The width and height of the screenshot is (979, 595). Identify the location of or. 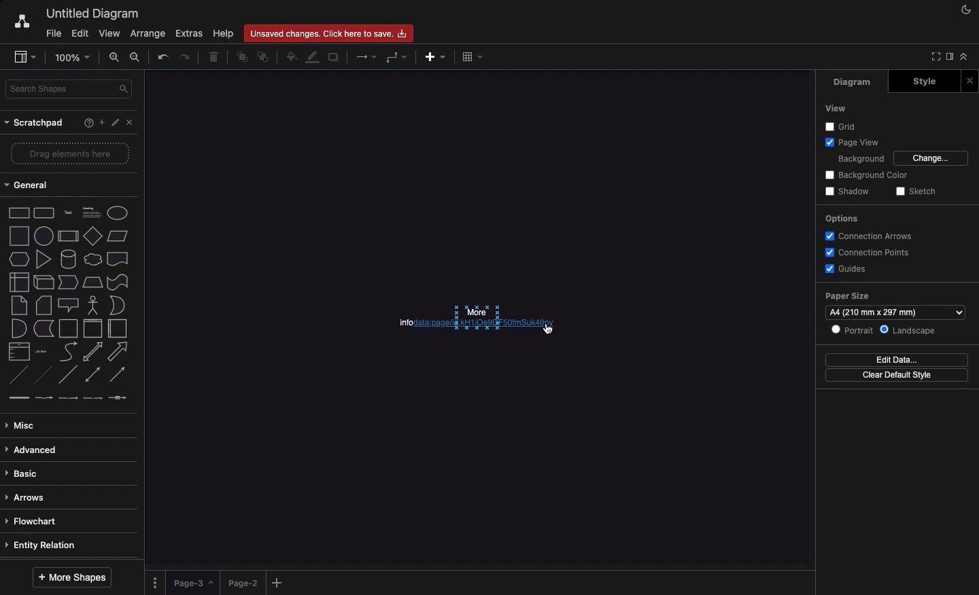
(118, 305).